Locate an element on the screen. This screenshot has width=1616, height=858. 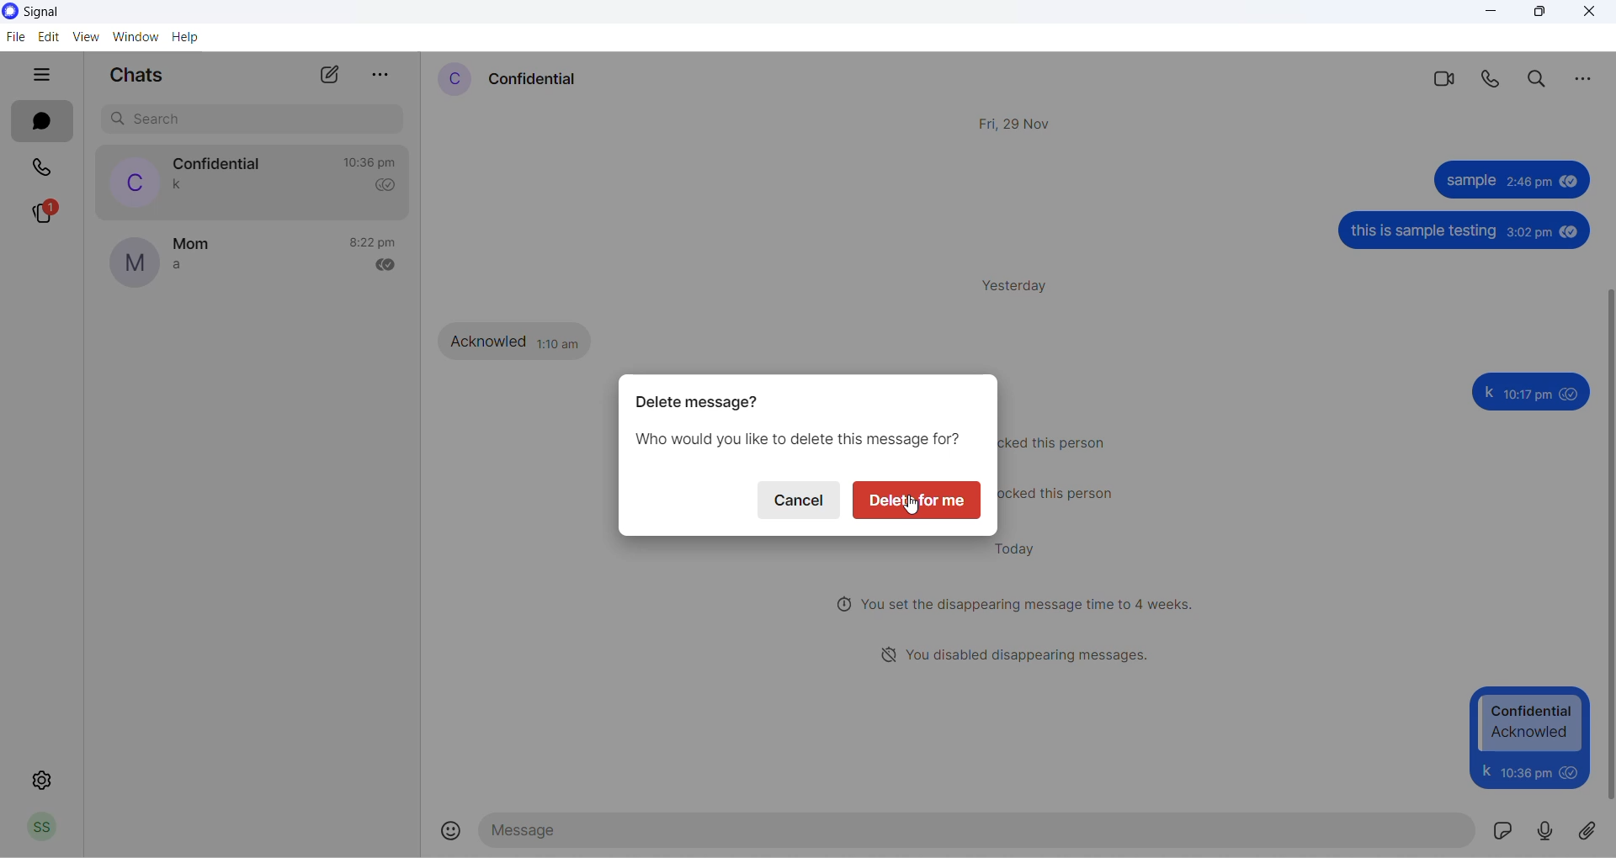
stories is located at coordinates (45, 214).